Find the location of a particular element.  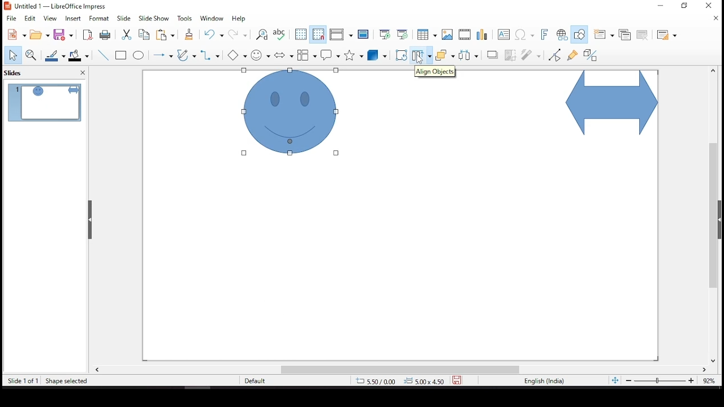

line is located at coordinates (104, 55).